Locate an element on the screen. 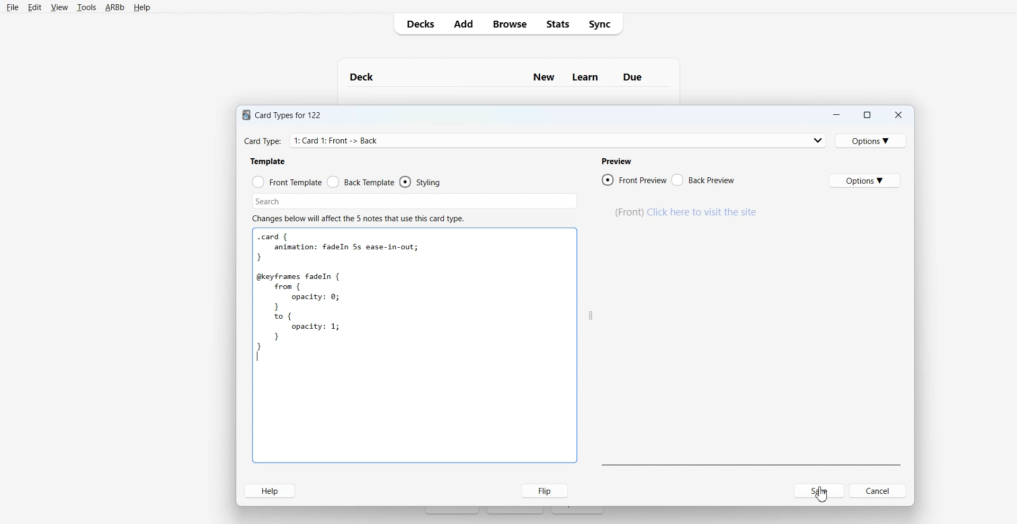 This screenshot has height=524, width=1017. Text 1 is located at coordinates (503, 76).